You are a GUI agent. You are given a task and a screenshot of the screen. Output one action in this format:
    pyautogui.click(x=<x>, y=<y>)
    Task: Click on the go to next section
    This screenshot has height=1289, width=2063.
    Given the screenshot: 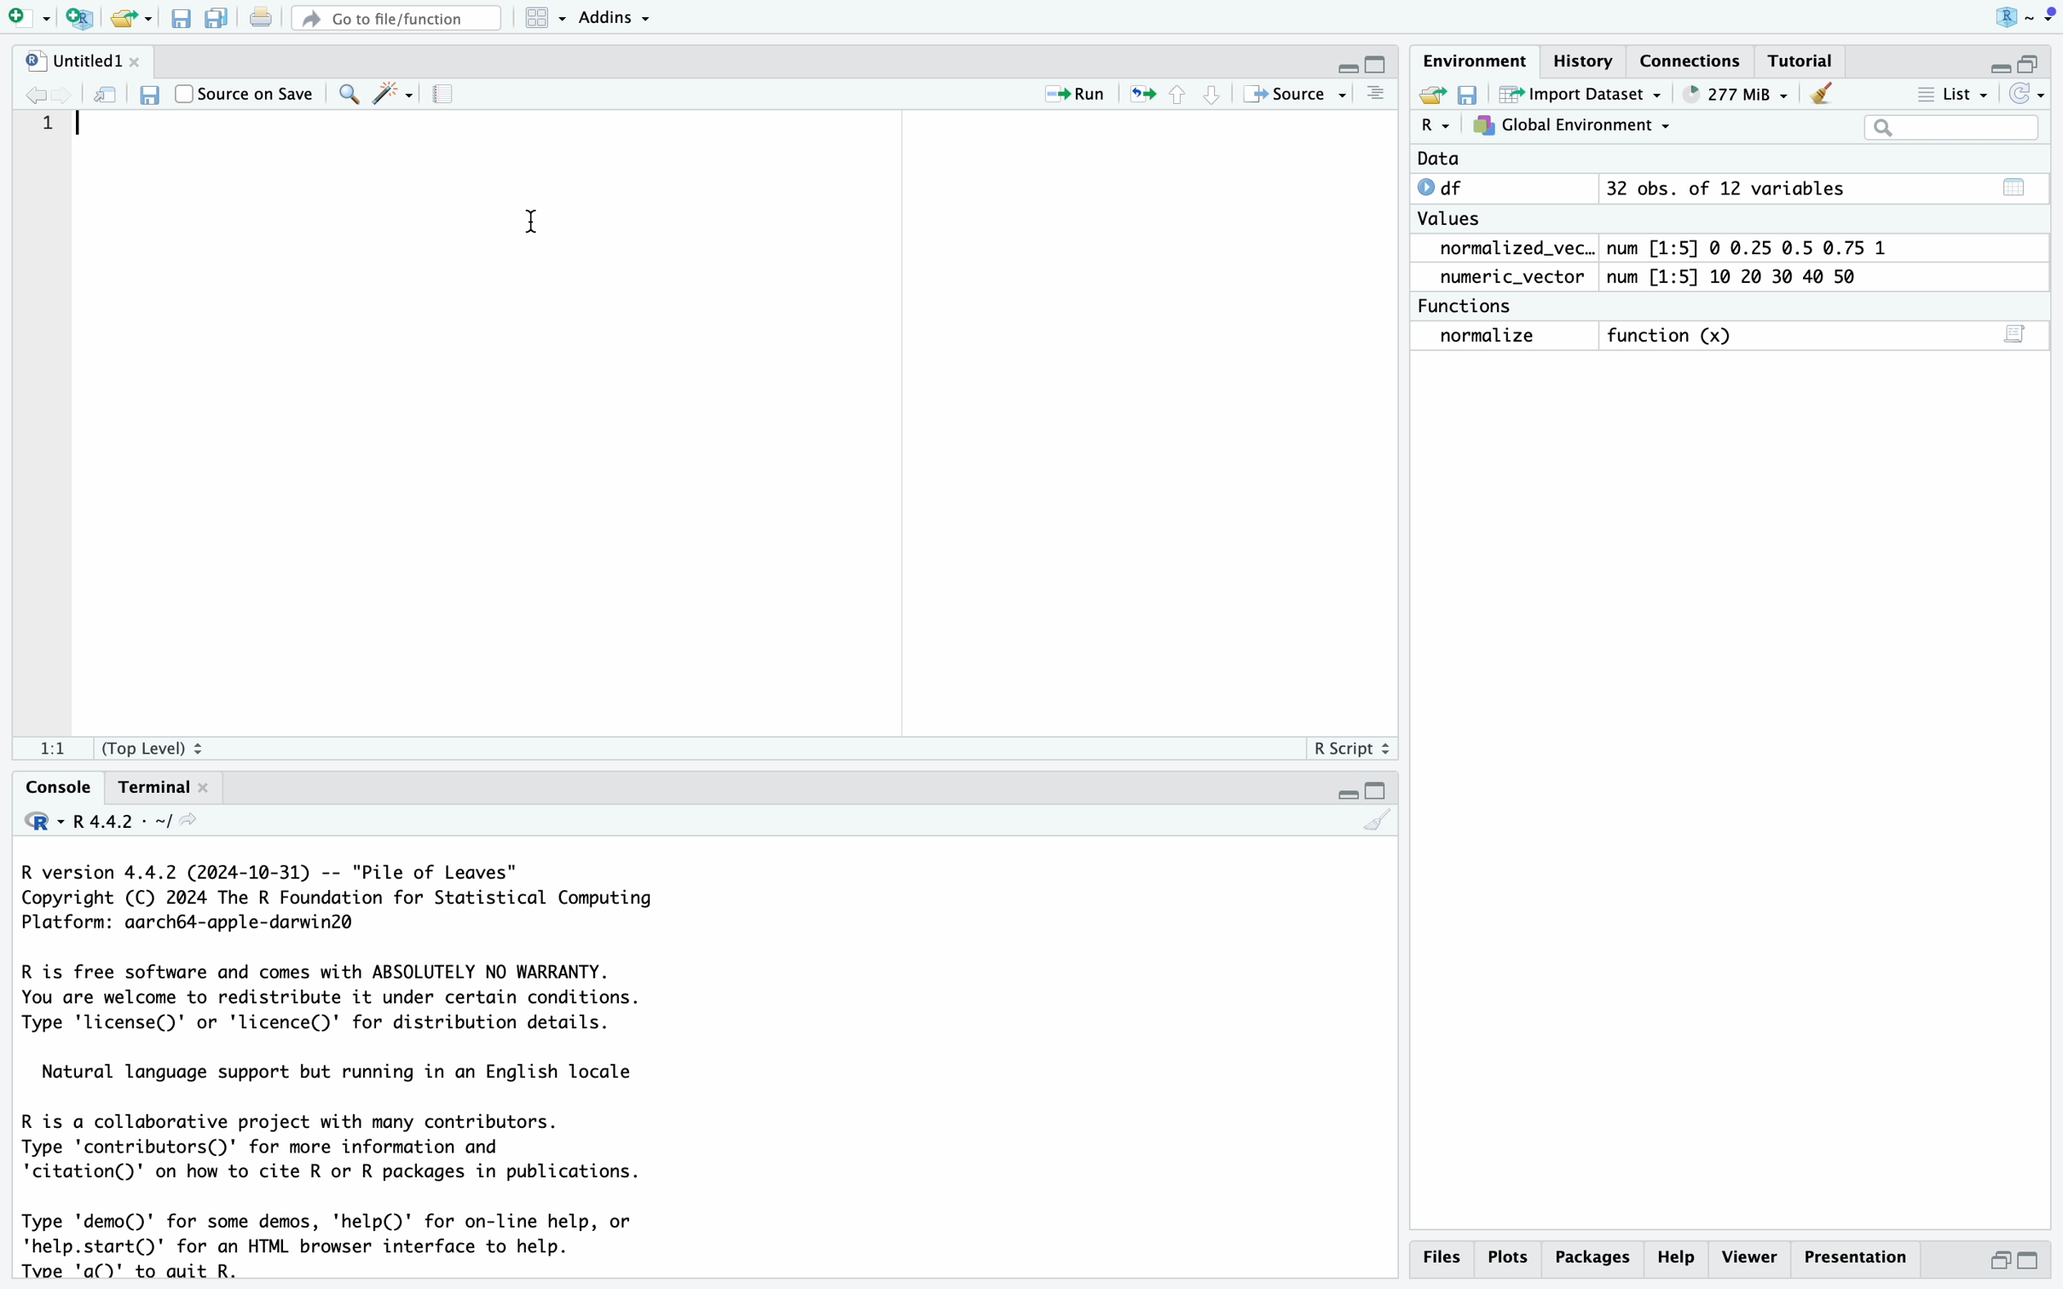 What is the action you would take?
    pyautogui.click(x=1212, y=94)
    